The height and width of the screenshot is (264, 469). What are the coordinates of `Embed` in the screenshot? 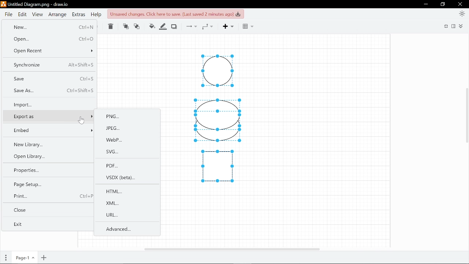 It's located at (49, 131).